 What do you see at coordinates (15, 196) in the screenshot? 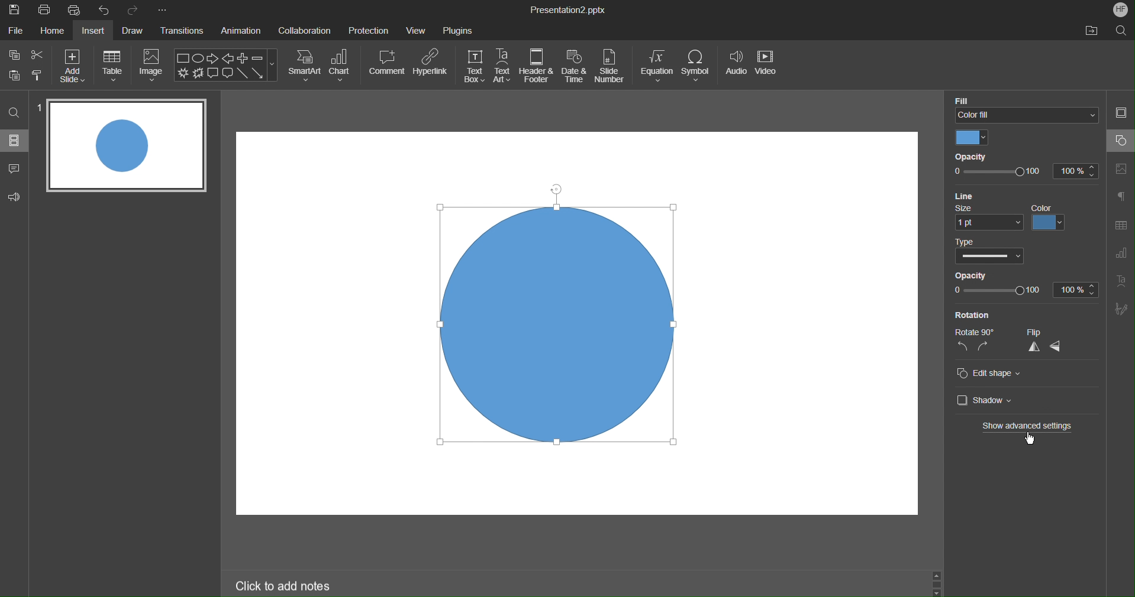
I see `Feedback & Support` at bounding box center [15, 196].